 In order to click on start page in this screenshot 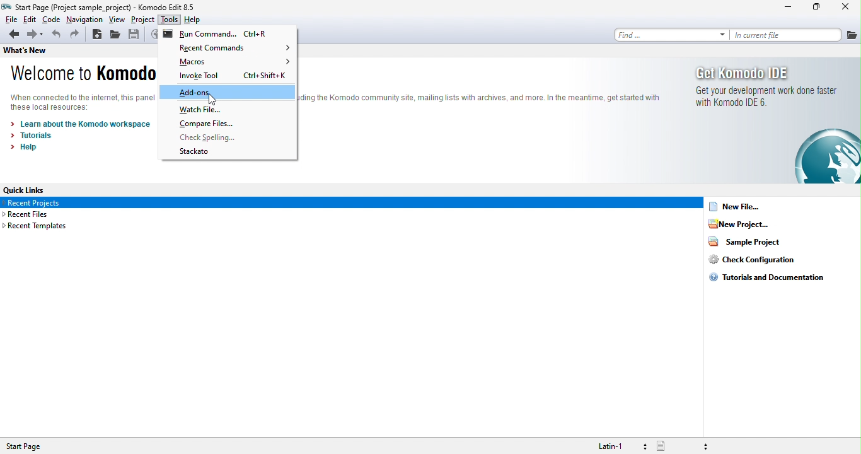, I will do `click(30, 446)`.